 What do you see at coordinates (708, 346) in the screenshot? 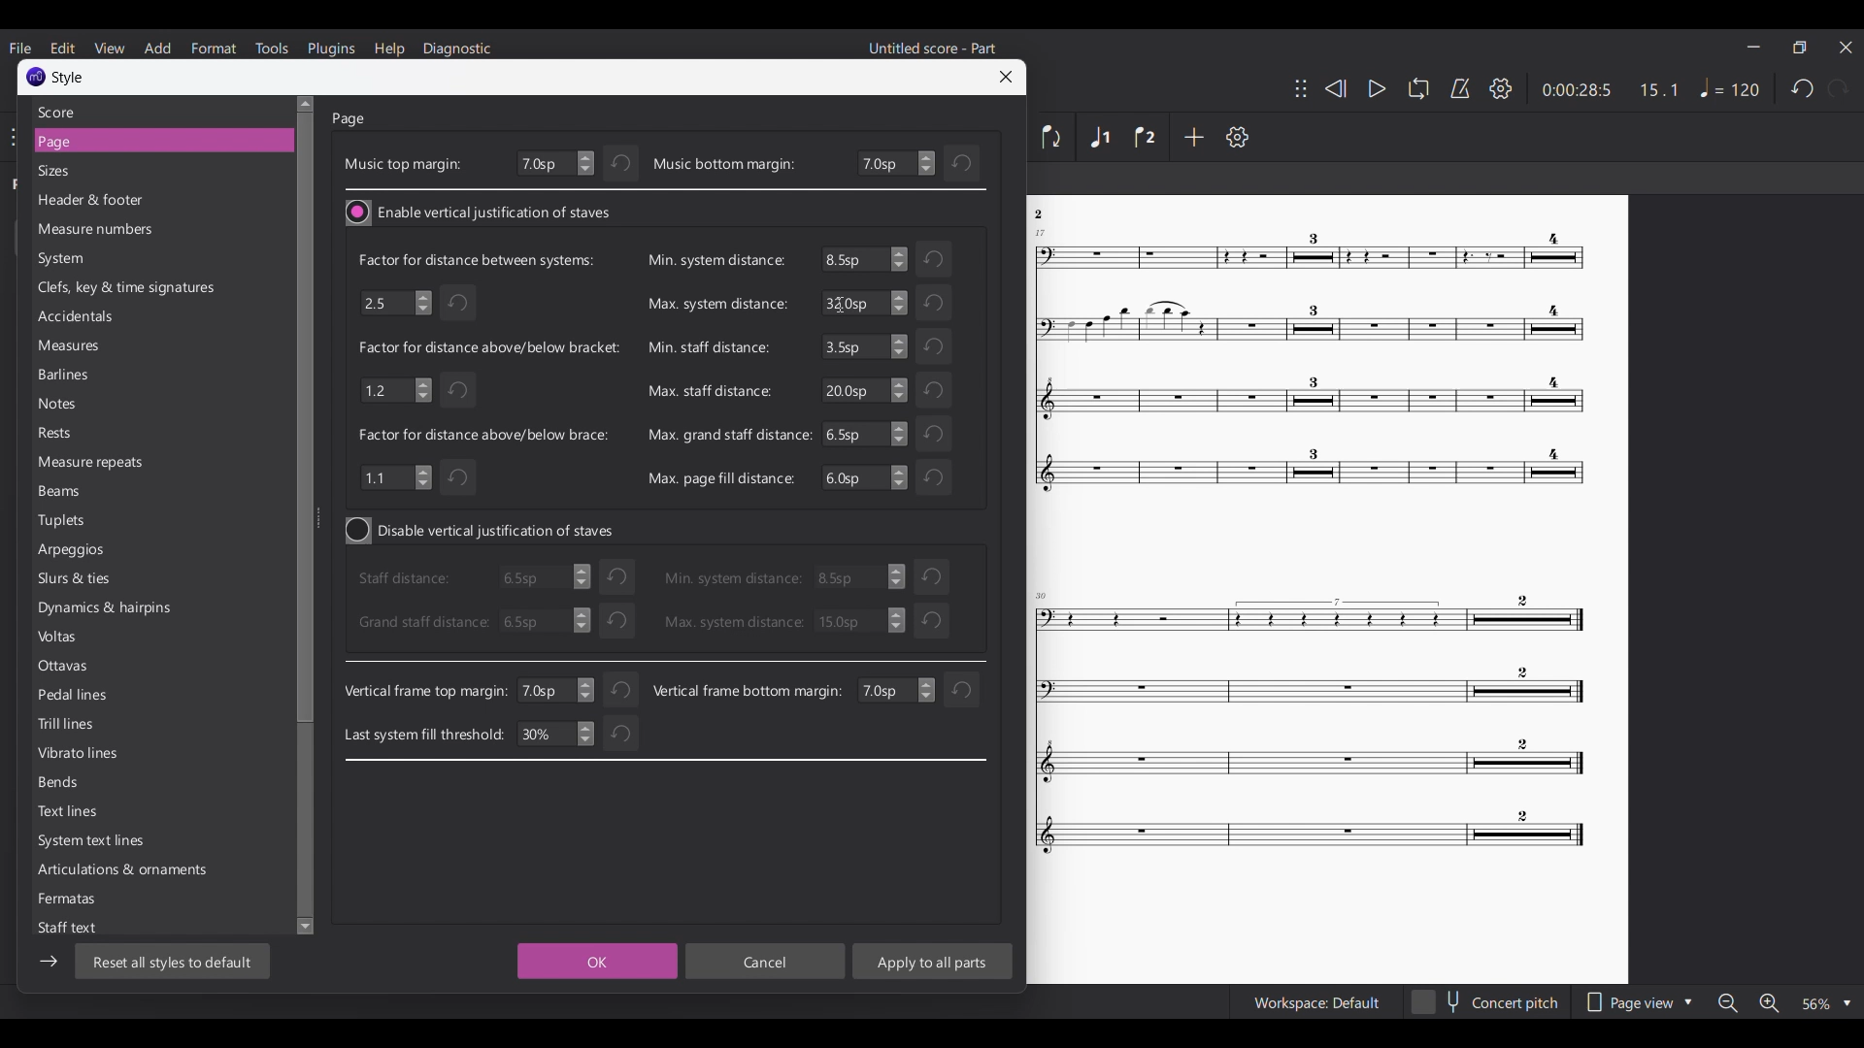
I see `Min. staff distance` at bounding box center [708, 346].